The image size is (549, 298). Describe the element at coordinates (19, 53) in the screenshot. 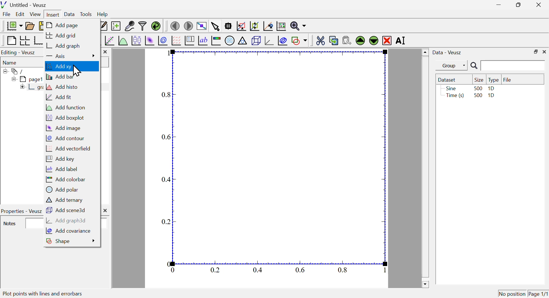

I see `Editing Veusz` at that location.